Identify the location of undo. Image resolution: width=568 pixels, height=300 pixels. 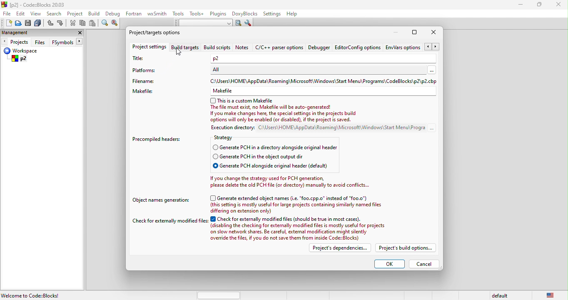
(50, 24).